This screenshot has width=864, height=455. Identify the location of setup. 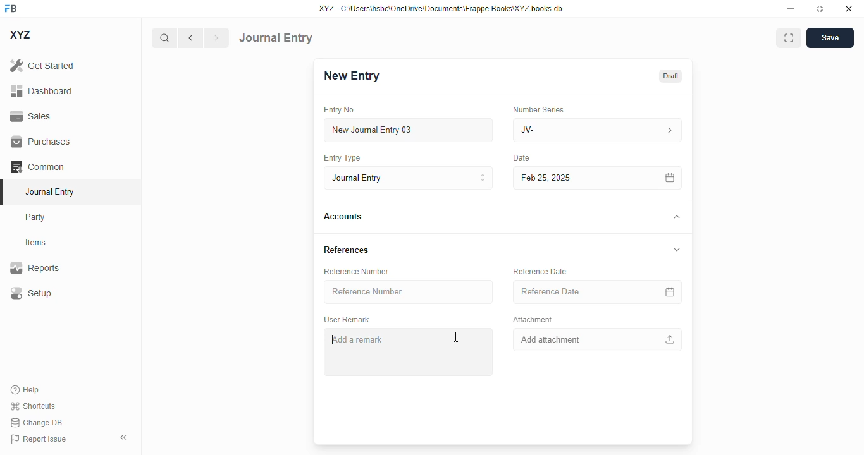
(30, 293).